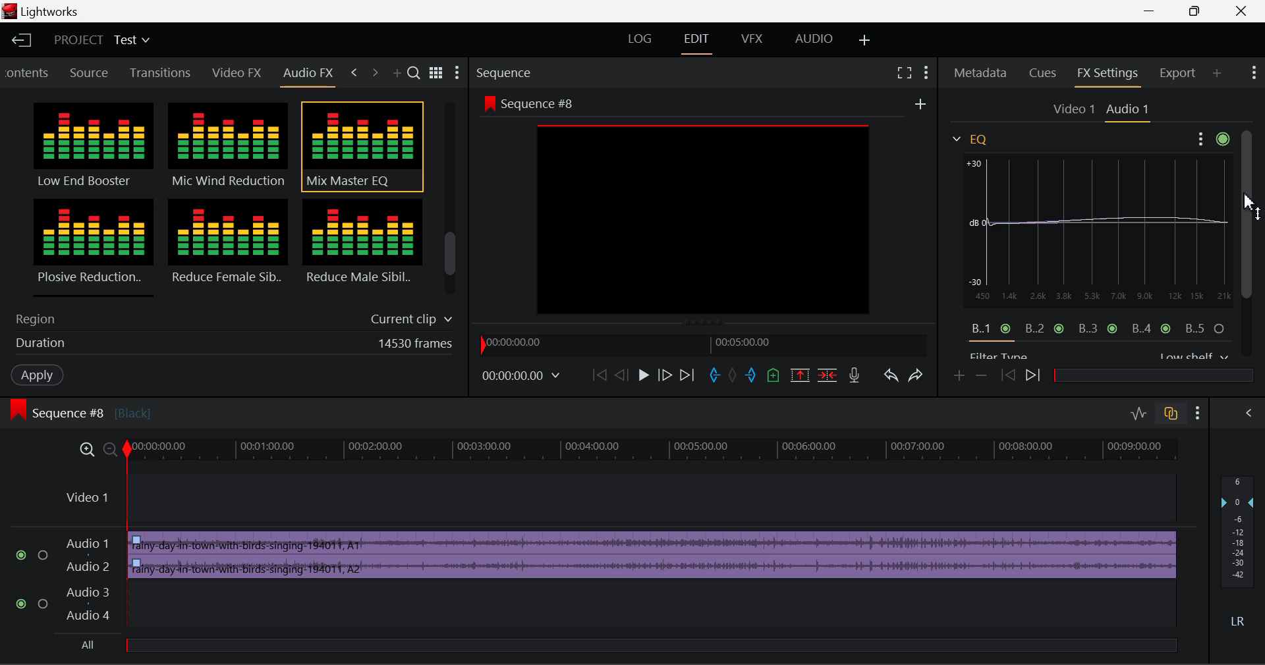 This screenshot has height=665, width=1265. I want to click on Source, so click(92, 72).